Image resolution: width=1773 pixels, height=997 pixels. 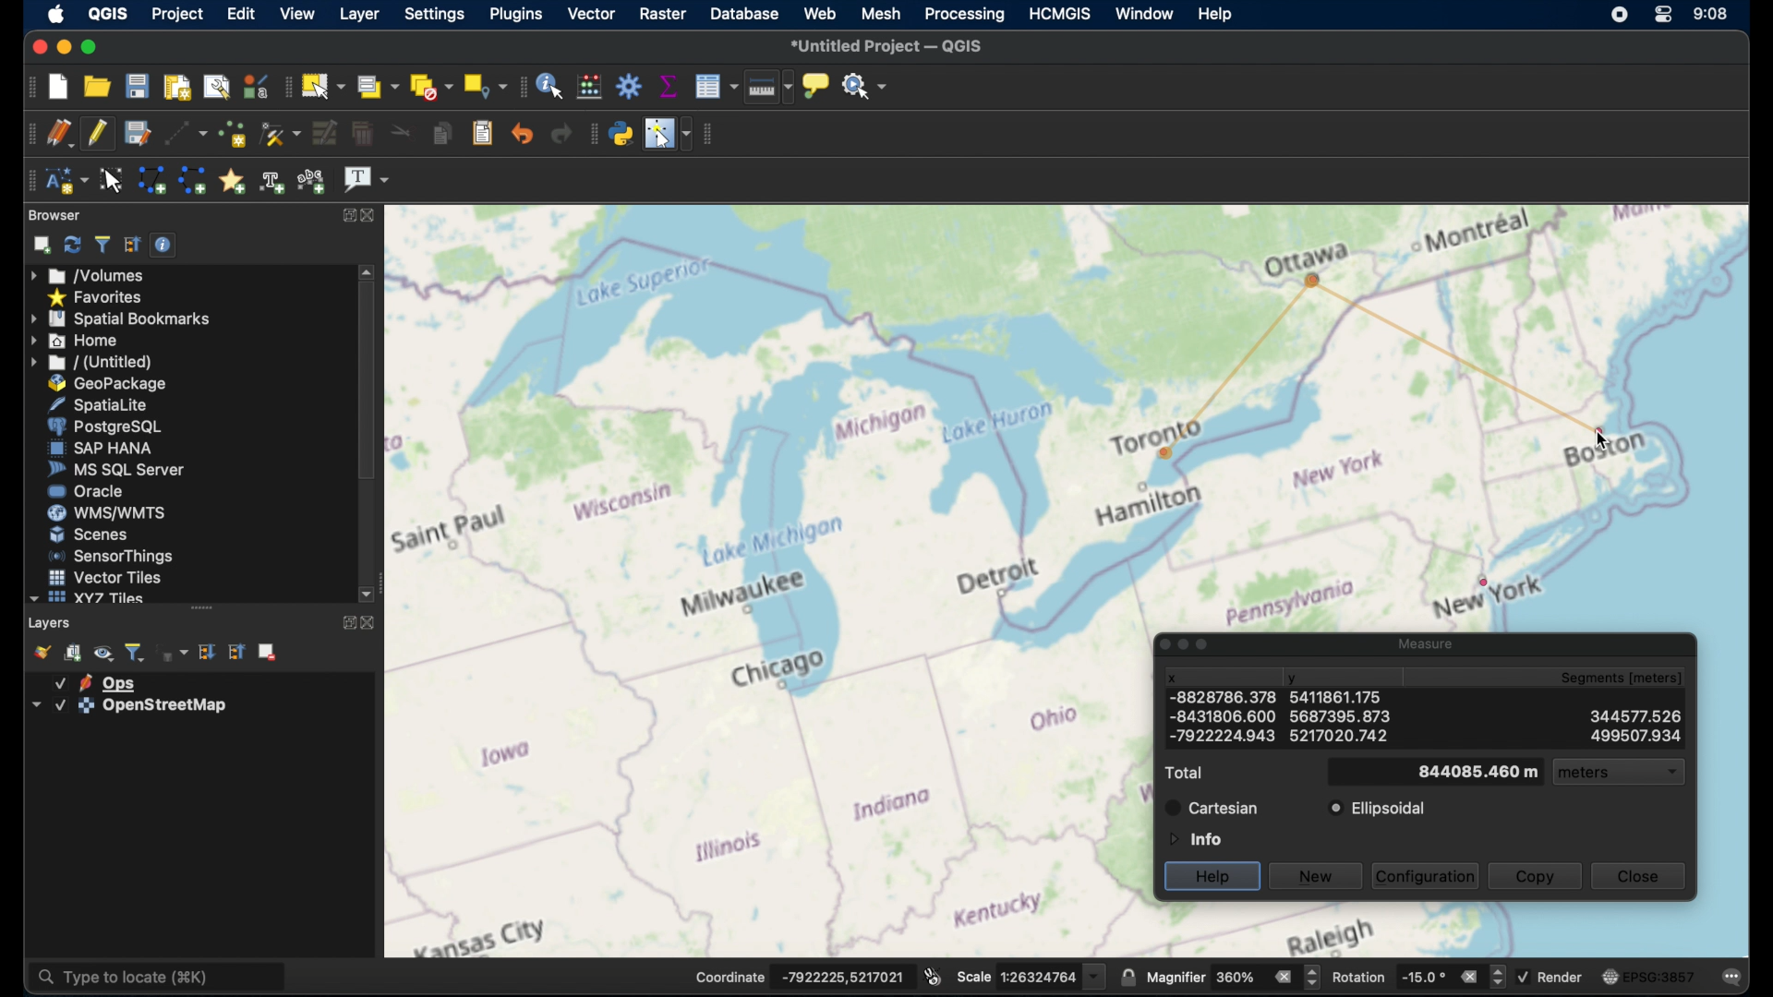 What do you see at coordinates (1063, 13) in the screenshot?
I see `HCMGIS` at bounding box center [1063, 13].